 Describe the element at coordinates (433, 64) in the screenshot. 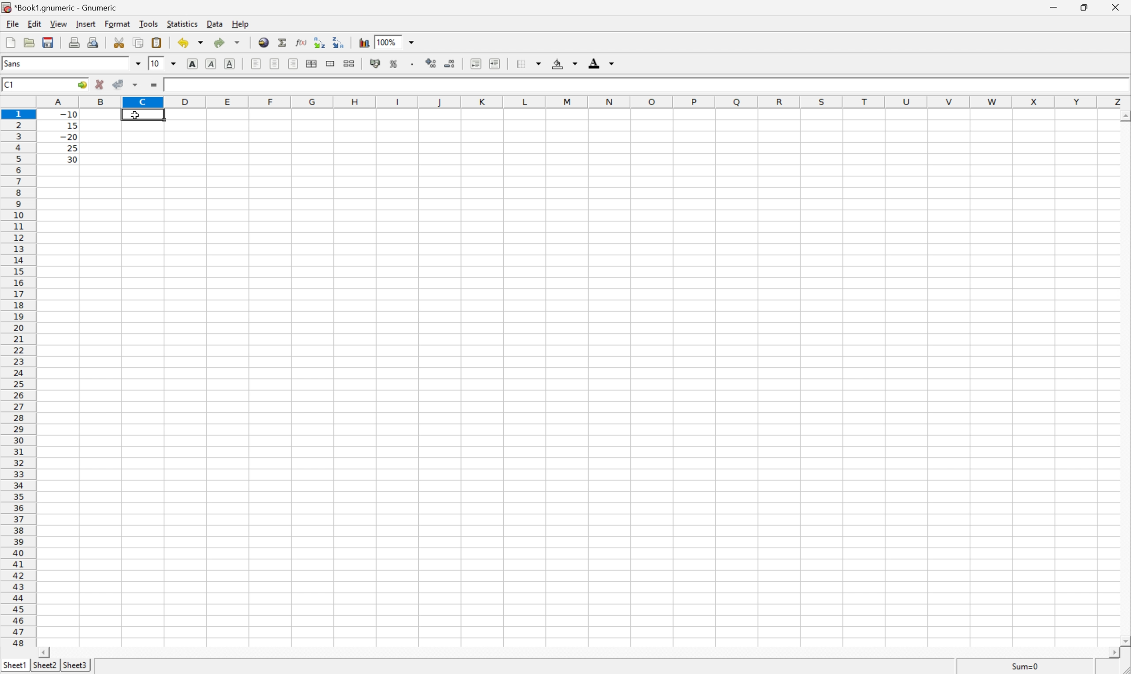

I see `Increase the number of decimals displayed` at that location.